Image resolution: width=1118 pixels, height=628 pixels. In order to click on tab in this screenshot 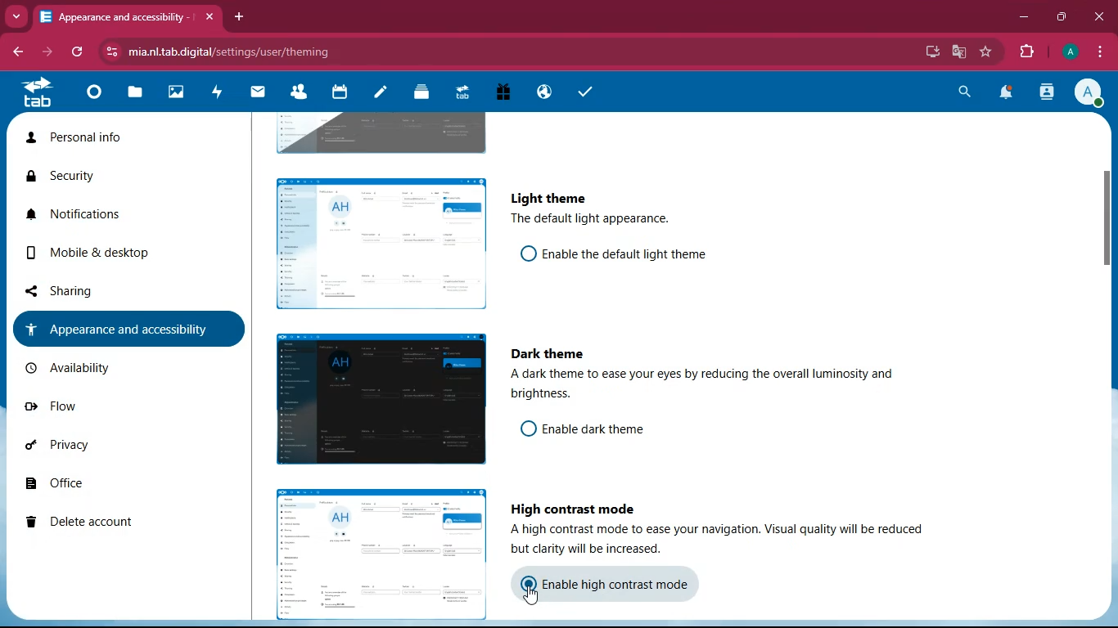, I will do `click(459, 92)`.